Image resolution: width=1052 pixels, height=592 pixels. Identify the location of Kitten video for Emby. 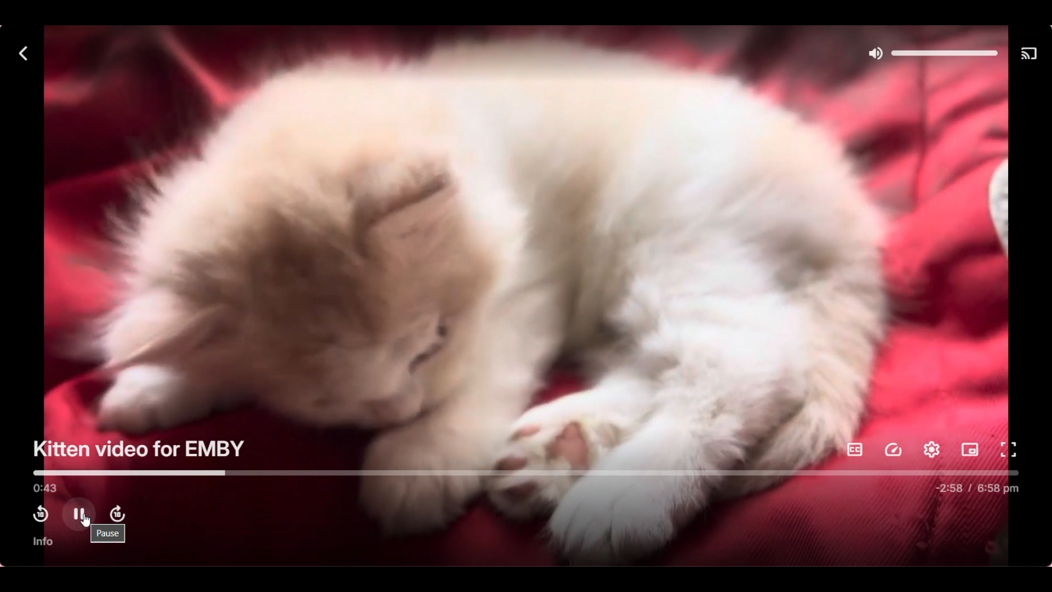
(139, 449).